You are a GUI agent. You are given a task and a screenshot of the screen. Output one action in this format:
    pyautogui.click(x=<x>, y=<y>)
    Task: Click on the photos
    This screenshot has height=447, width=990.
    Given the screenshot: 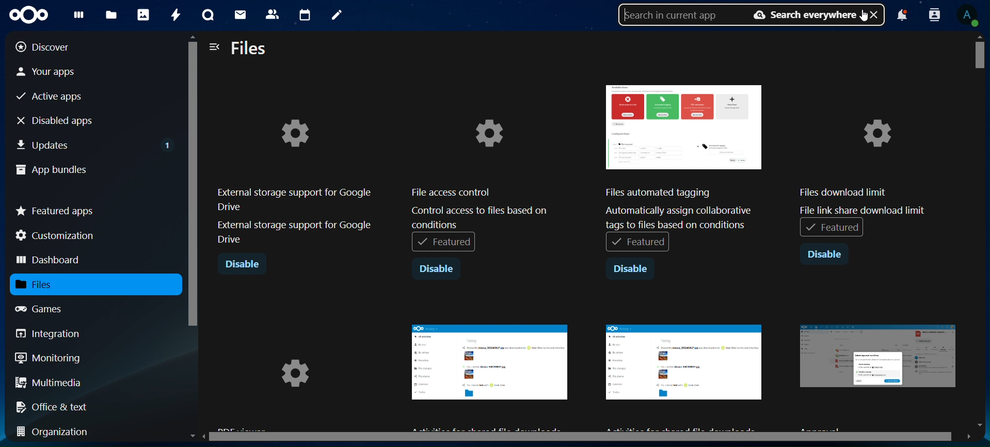 What is the action you would take?
    pyautogui.click(x=142, y=14)
    